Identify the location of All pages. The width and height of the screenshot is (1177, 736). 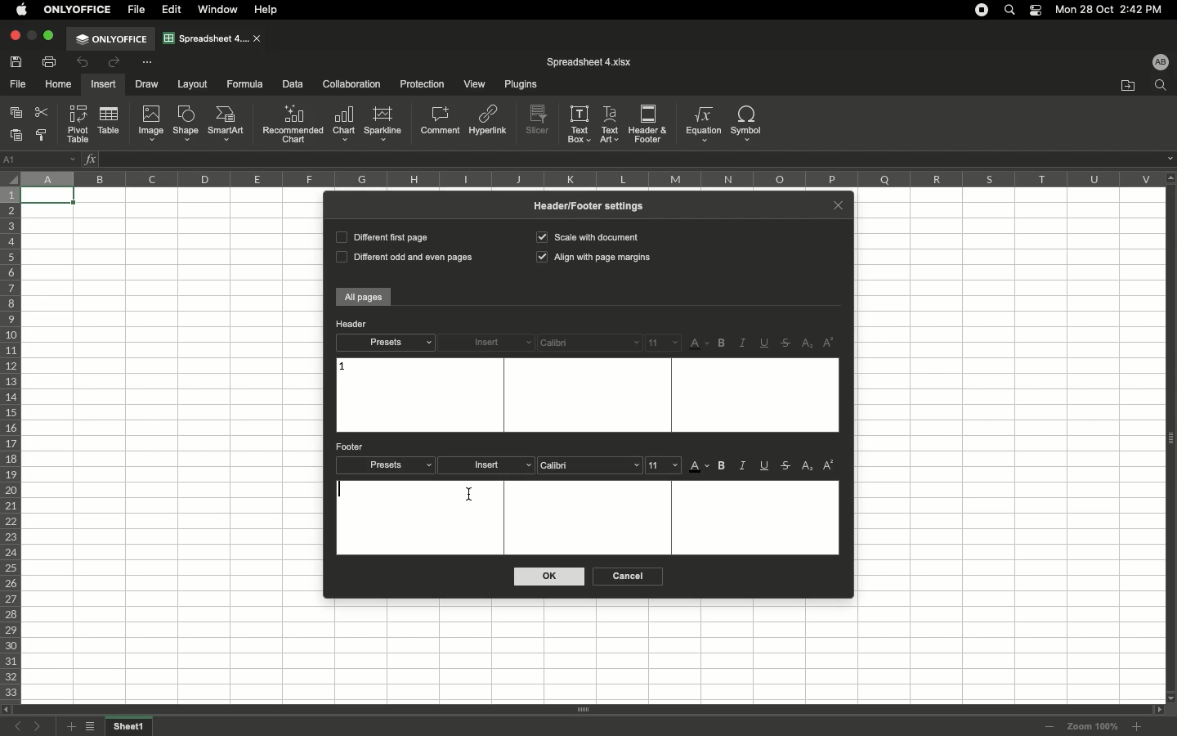
(364, 298).